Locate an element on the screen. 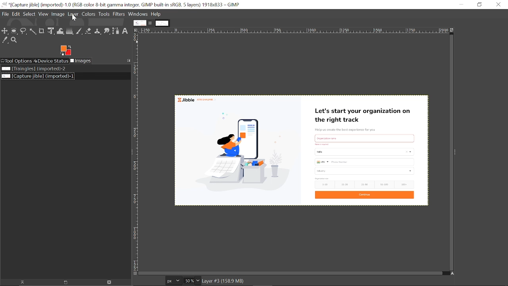  Zoom image when window size changes is located at coordinates (452, 29).